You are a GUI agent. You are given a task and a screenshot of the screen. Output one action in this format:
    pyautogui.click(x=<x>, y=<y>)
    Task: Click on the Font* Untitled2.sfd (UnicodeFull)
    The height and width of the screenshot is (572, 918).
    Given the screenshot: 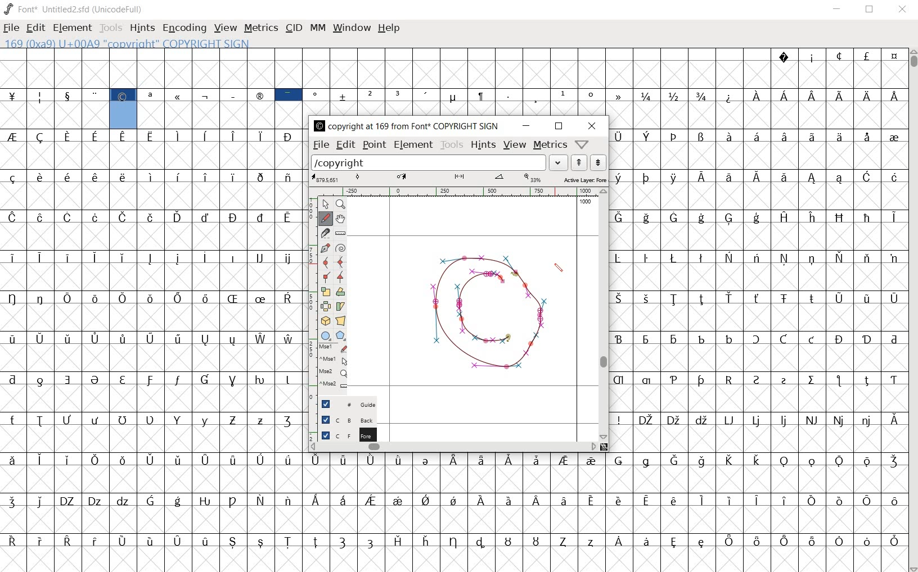 What is the action you would take?
    pyautogui.click(x=74, y=10)
    